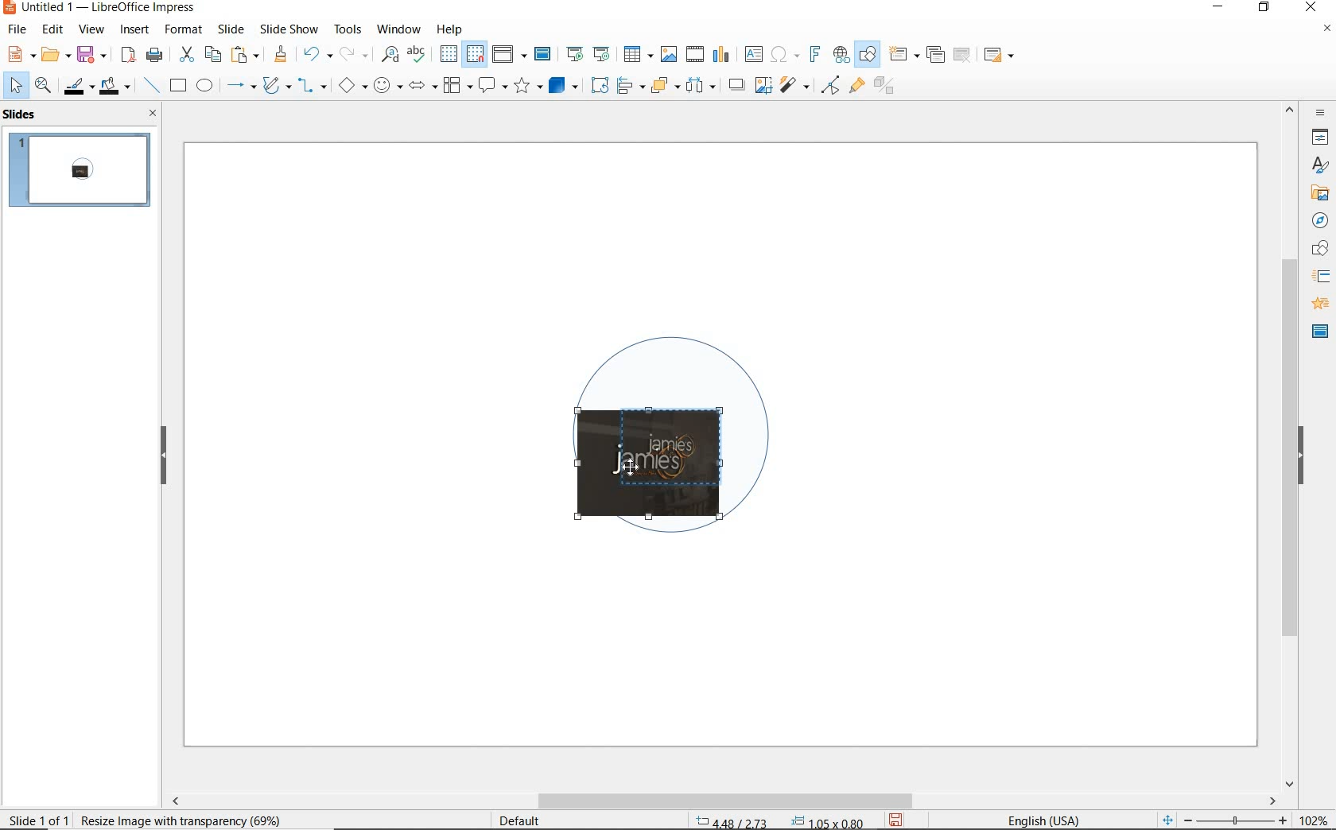 Image resolution: width=1336 pixels, height=830 pixels. What do you see at coordinates (154, 53) in the screenshot?
I see `print` at bounding box center [154, 53].